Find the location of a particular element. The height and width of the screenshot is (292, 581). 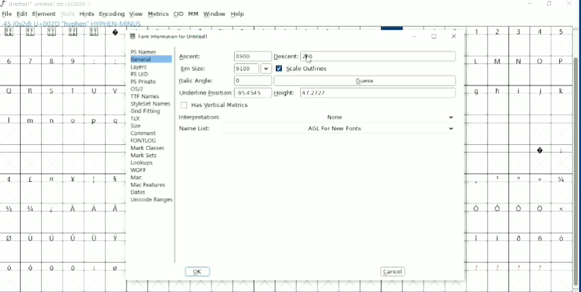

Italic Angle is located at coordinates (313, 80).